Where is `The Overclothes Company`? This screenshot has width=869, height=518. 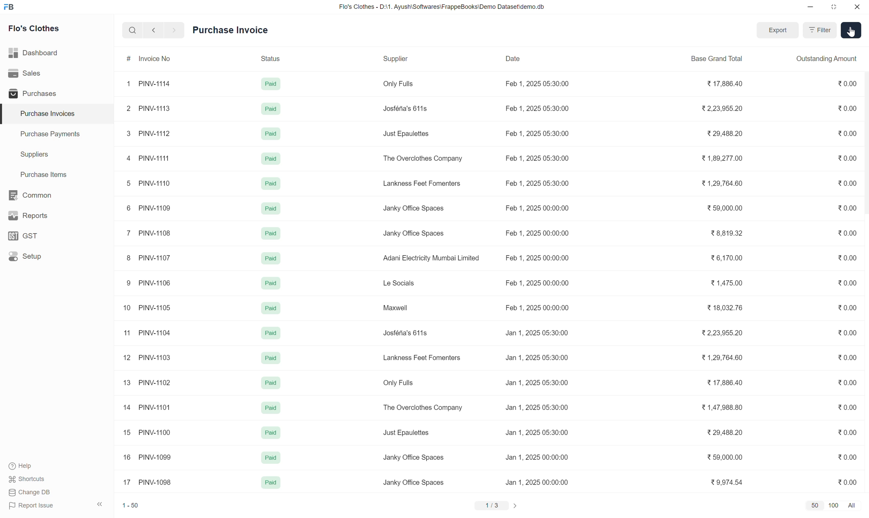 The Overclothes Company is located at coordinates (422, 408).